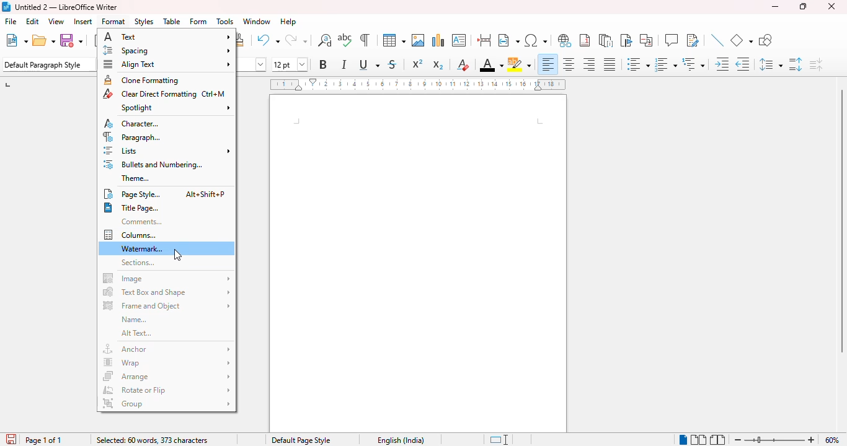  What do you see at coordinates (17, 40) in the screenshot?
I see `new` at bounding box center [17, 40].